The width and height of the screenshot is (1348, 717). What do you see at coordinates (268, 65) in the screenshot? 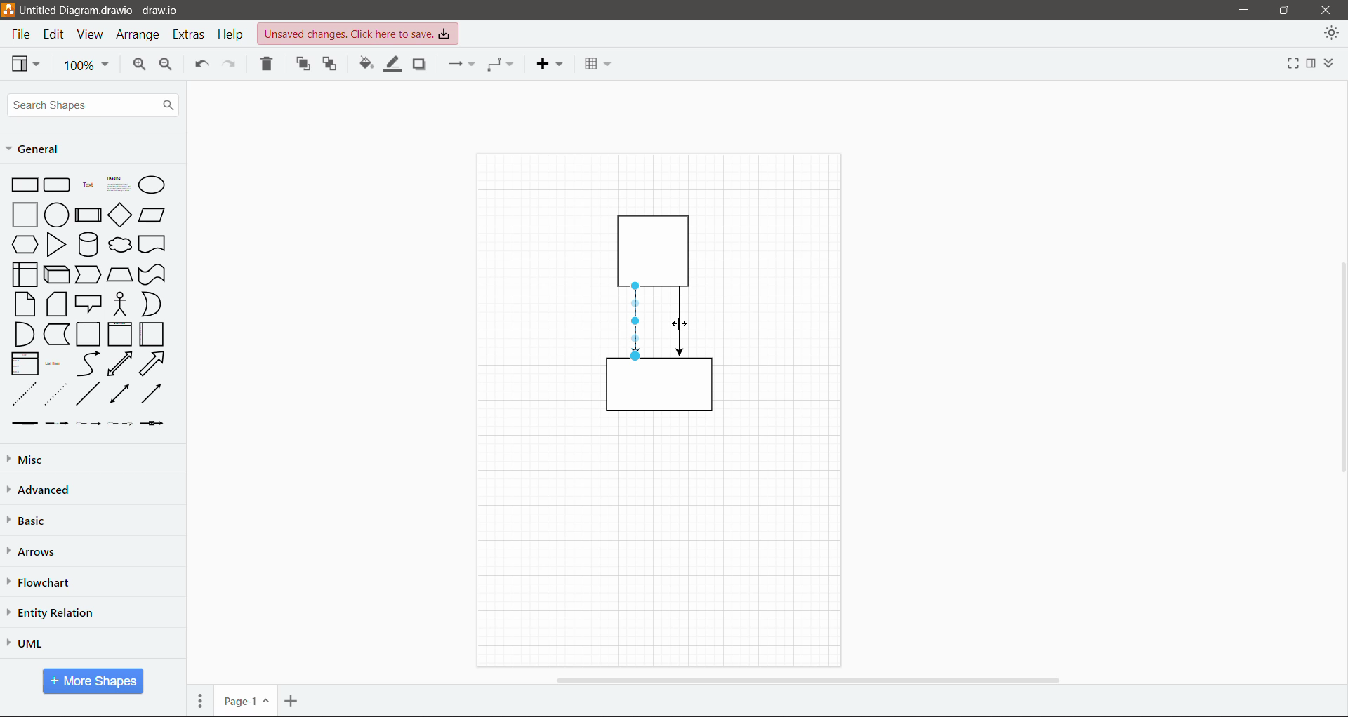
I see `Delete` at bounding box center [268, 65].